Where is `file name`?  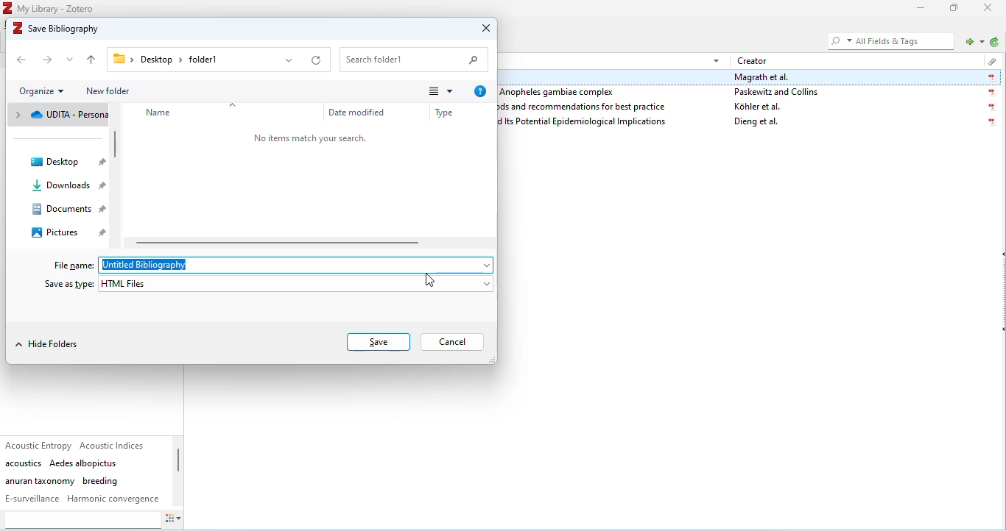
file name is located at coordinates (74, 265).